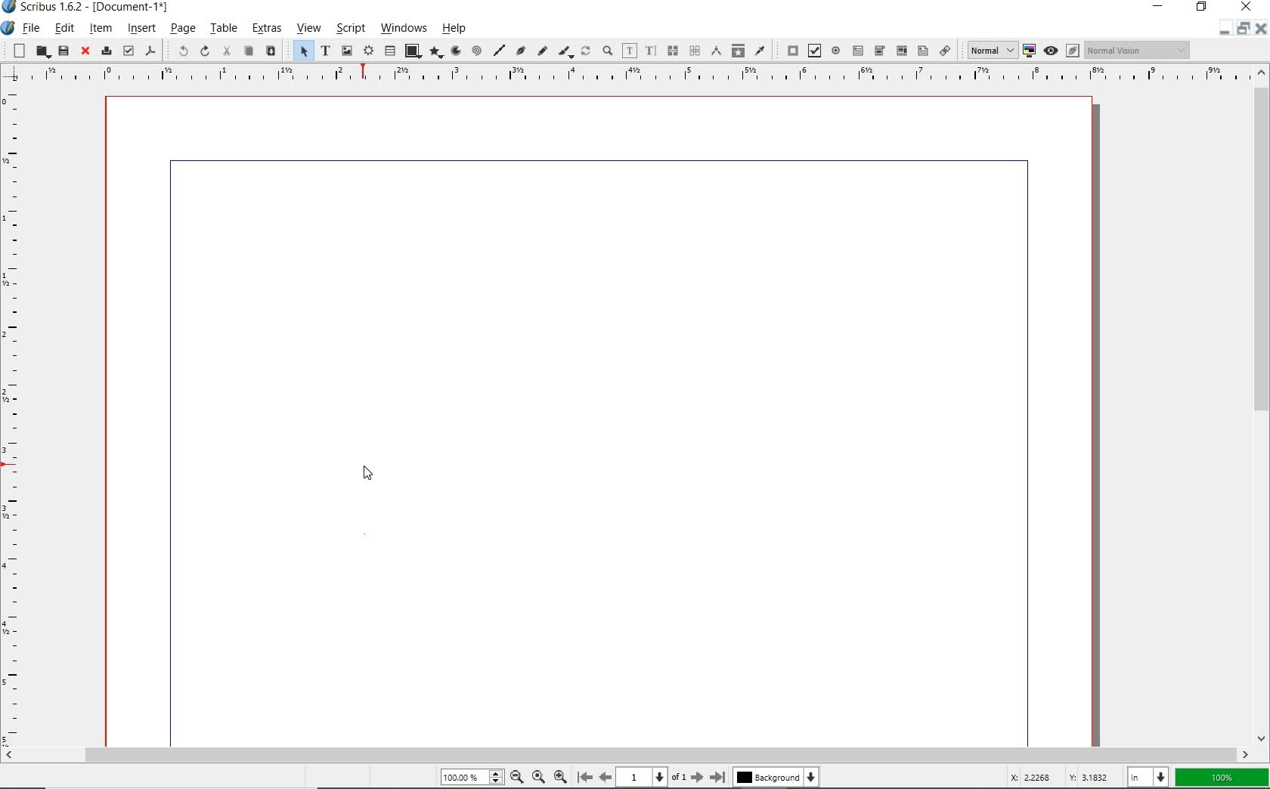  Describe the element at coordinates (586, 52) in the screenshot. I see `rotate item` at that location.